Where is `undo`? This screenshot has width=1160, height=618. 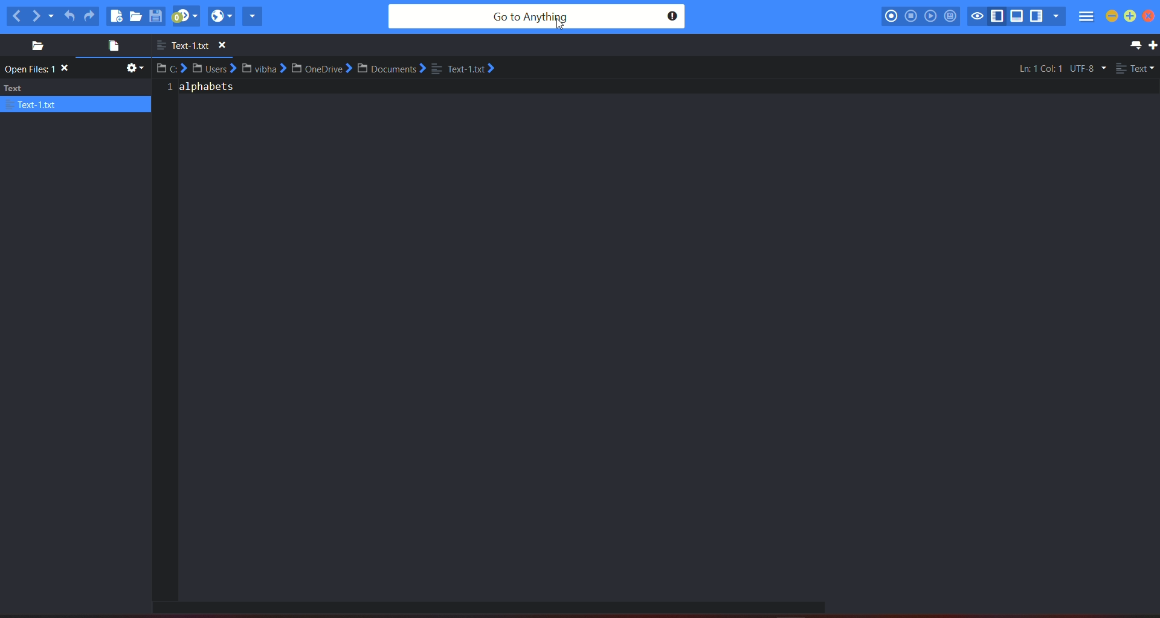 undo is located at coordinates (69, 14).